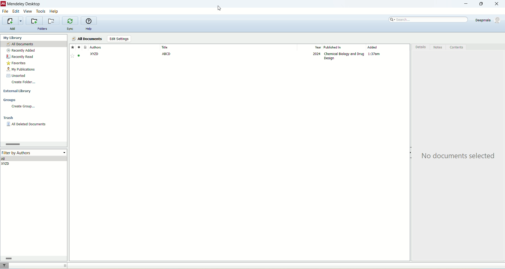  What do you see at coordinates (77, 55) in the screenshot?
I see `Favorite - active` at bounding box center [77, 55].